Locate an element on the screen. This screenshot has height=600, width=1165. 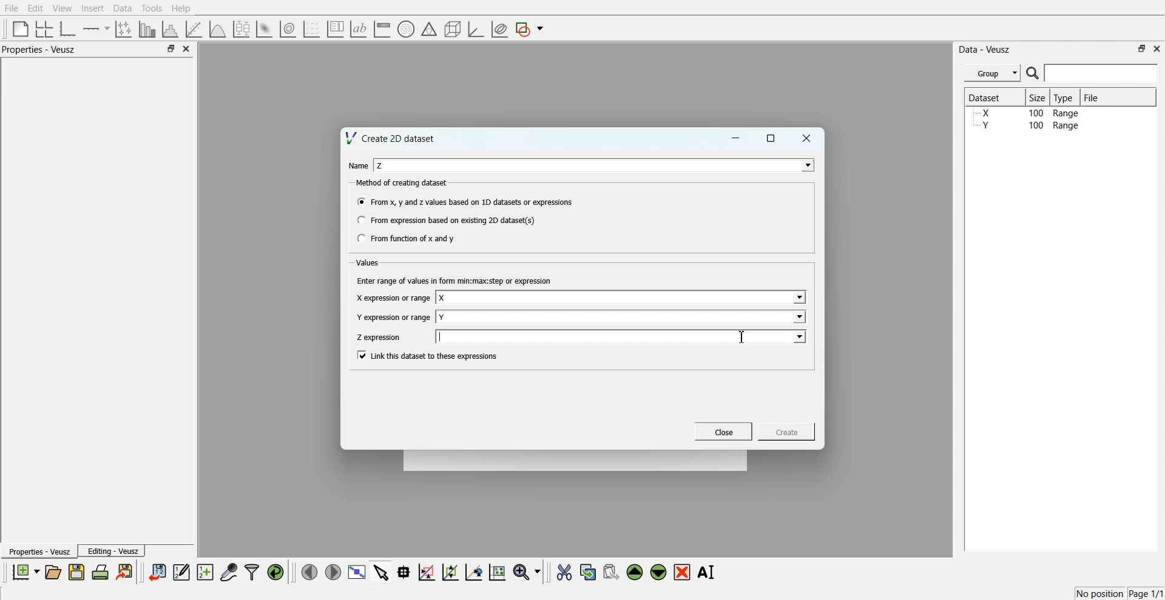
V/ Create 2D dataset is located at coordinates (391, 138).